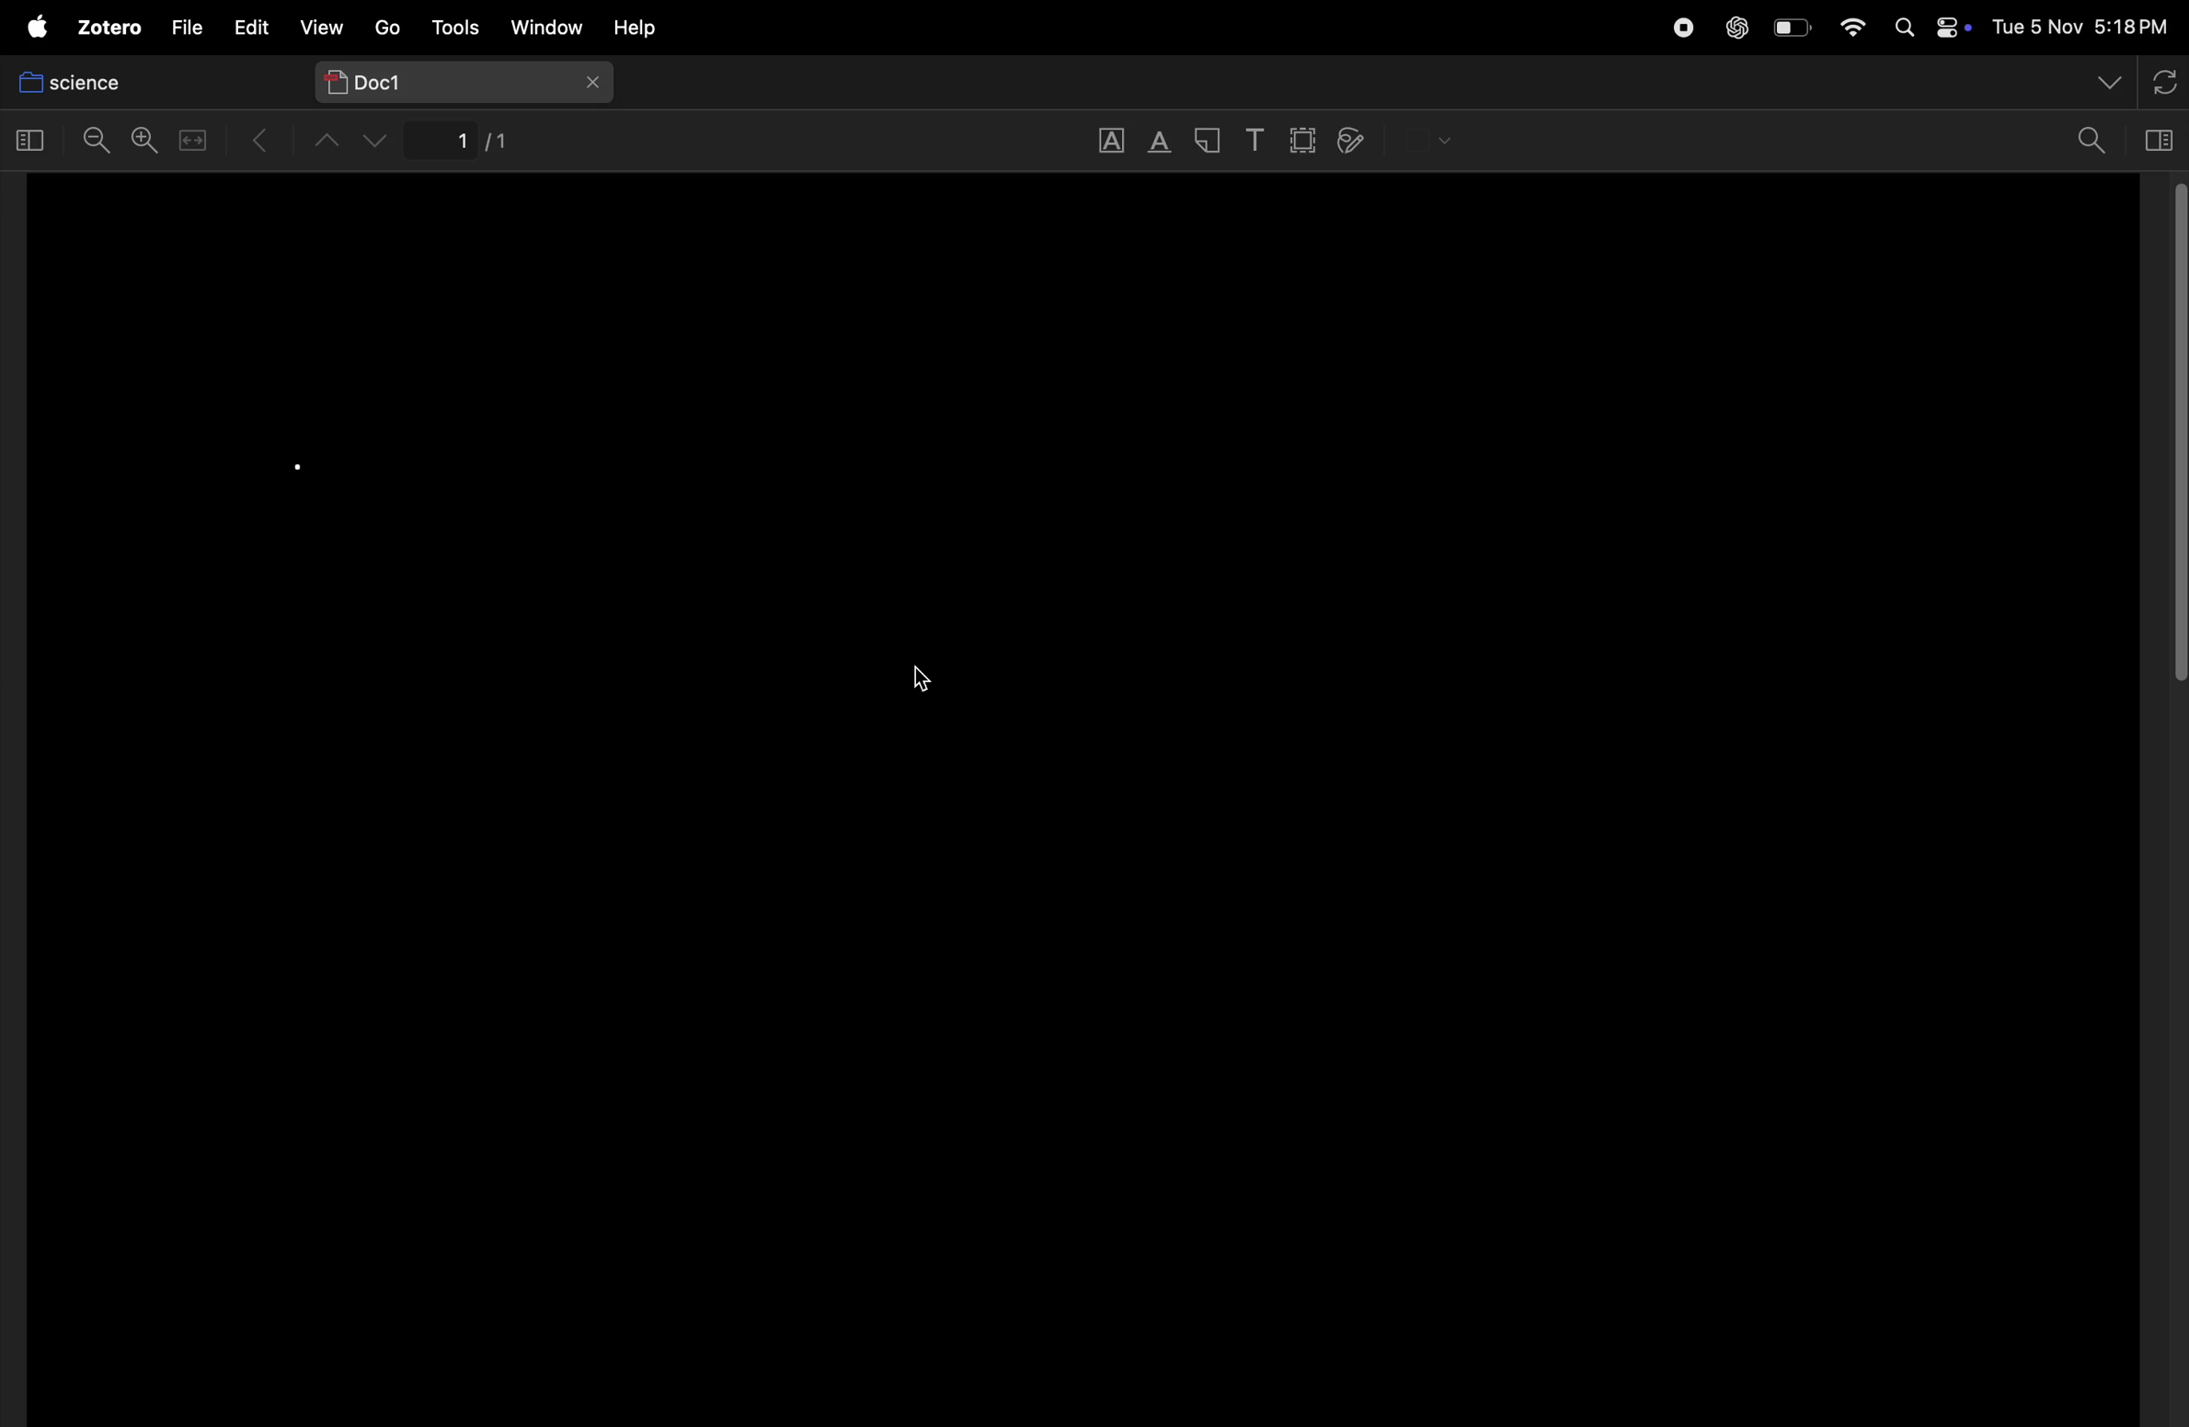 Image resolution: width=2189 pixels, height=1427 pixels. Describe the element at coordinates (924, 681) in the screenshot. I see `cursor` at that location.